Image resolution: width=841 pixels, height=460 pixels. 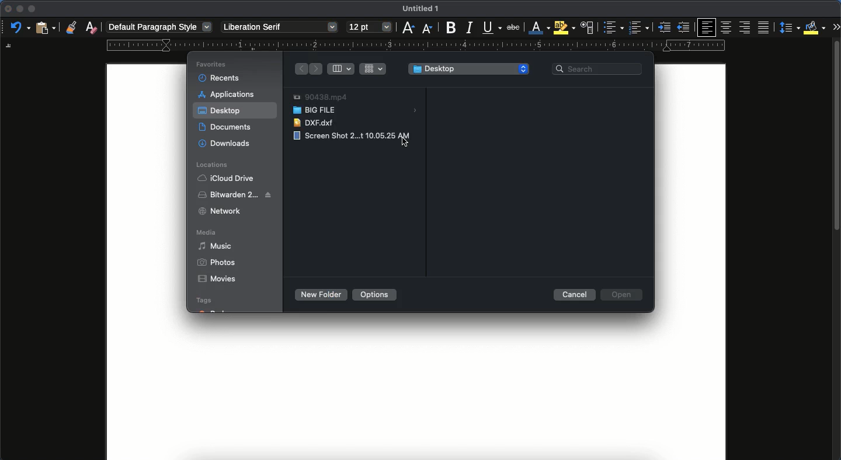 What do you see at coordinates (220, 76) in the screenshot?
I see `recents` at bounding box center [220, 76].